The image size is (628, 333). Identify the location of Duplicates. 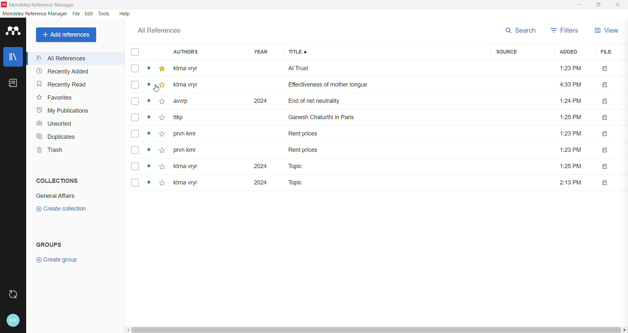
(56, 136).